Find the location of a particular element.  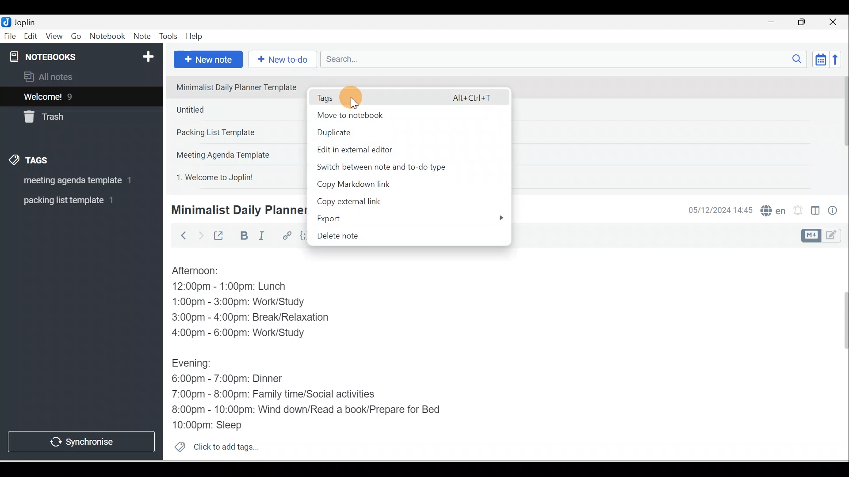

Maximise is located at coordinates (805, 23).